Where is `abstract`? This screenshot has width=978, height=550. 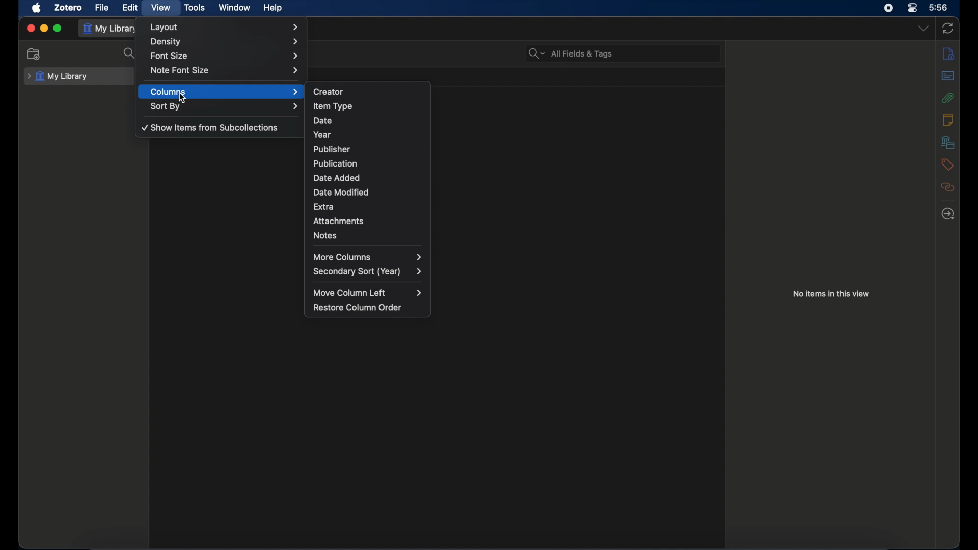
abstract is located at coordinates (947, 76).